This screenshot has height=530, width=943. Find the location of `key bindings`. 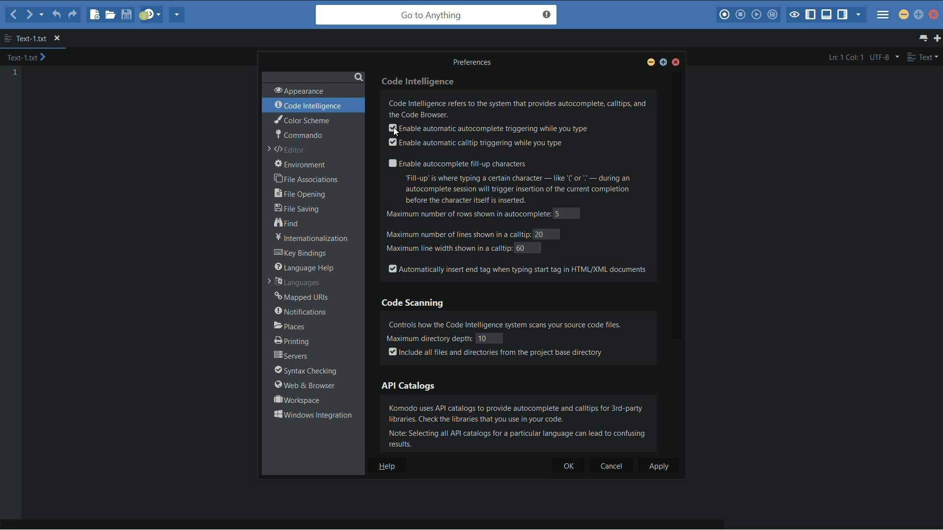

key bindings is located at coordinates (302, 253).